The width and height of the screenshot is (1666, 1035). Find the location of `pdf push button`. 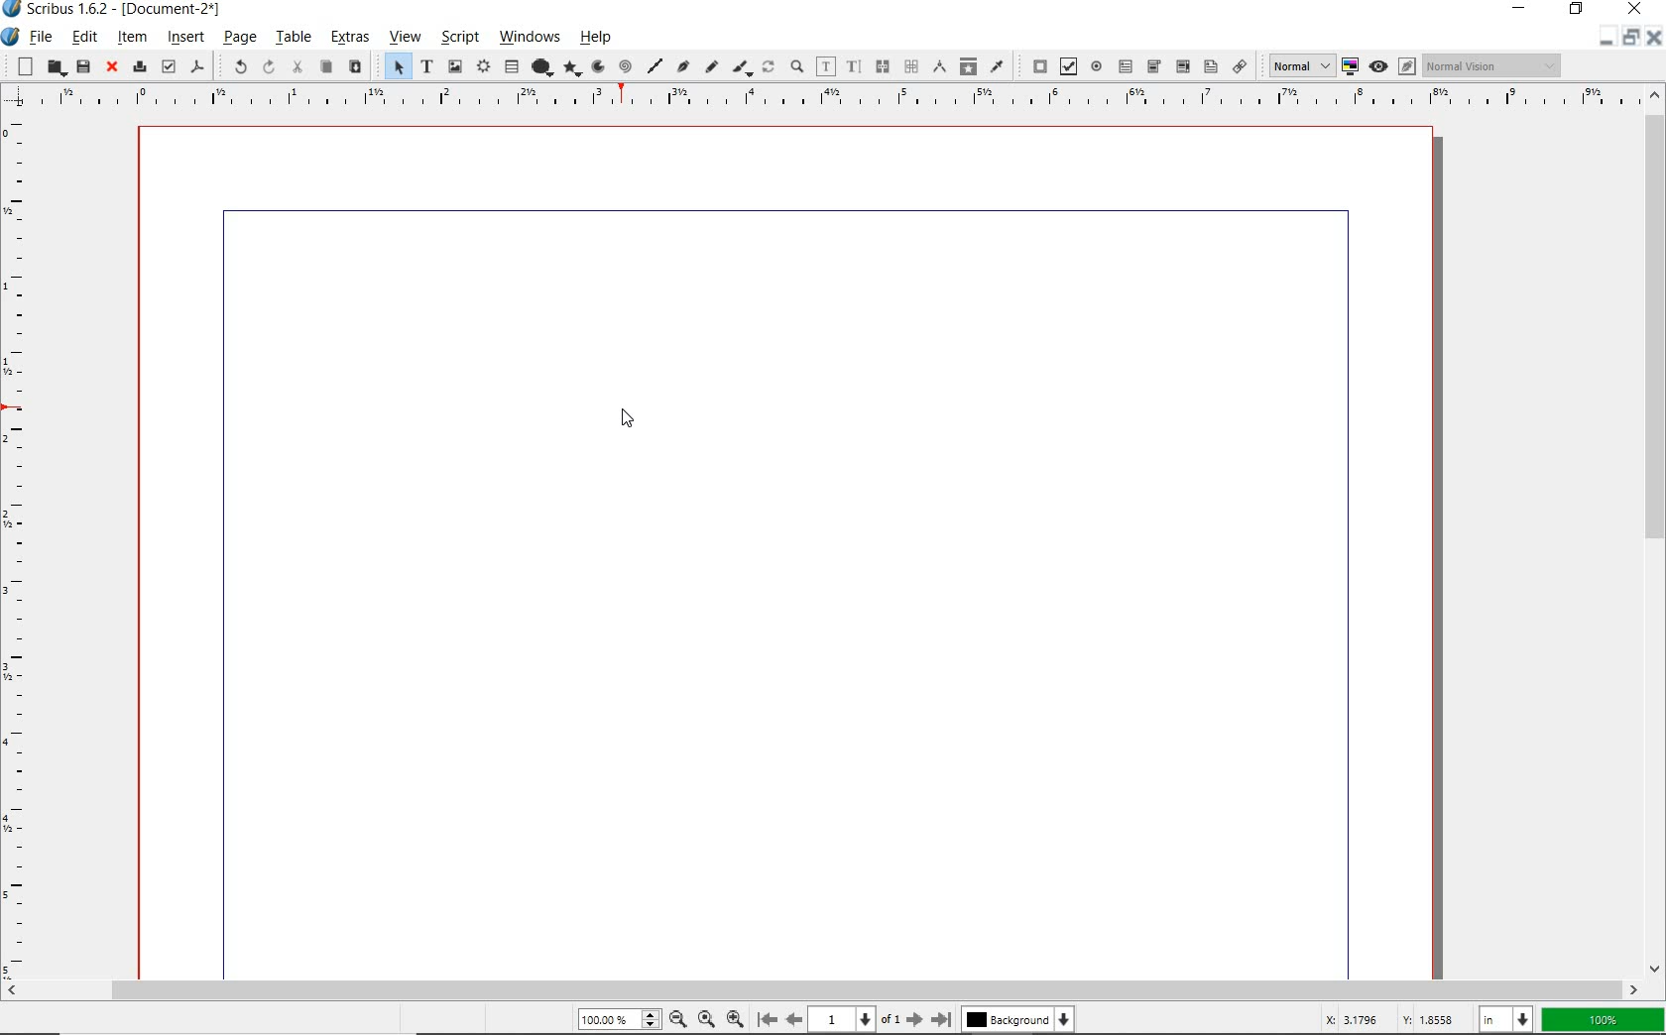

pdf push button is located at coordinates (1035, 65).